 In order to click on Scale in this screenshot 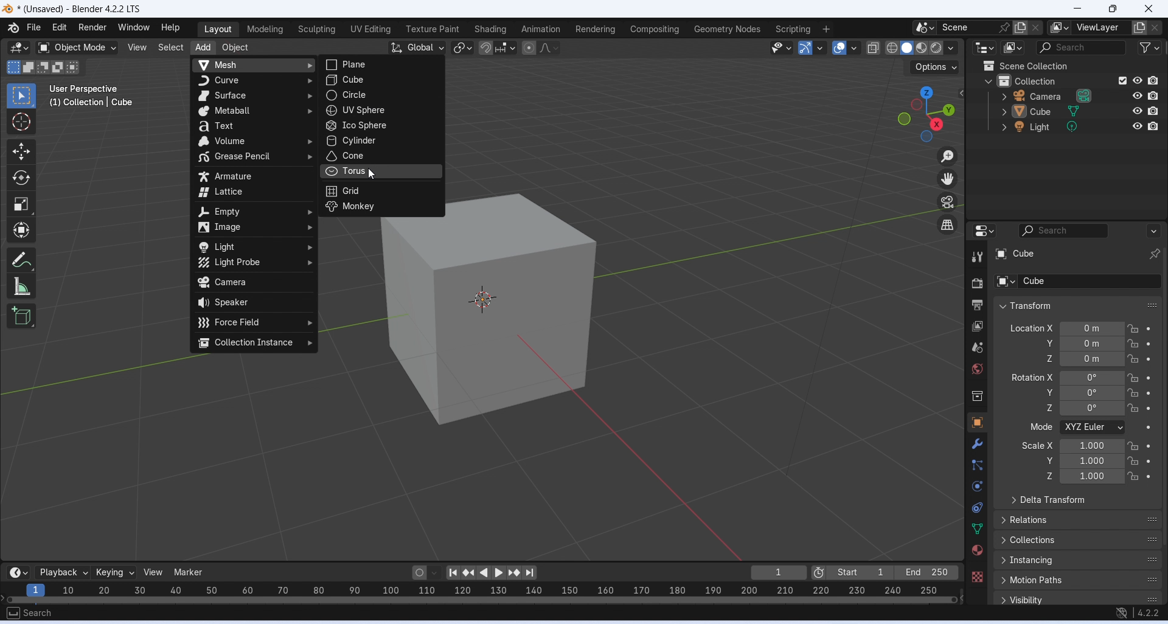, I will do `click(21, 205)`.